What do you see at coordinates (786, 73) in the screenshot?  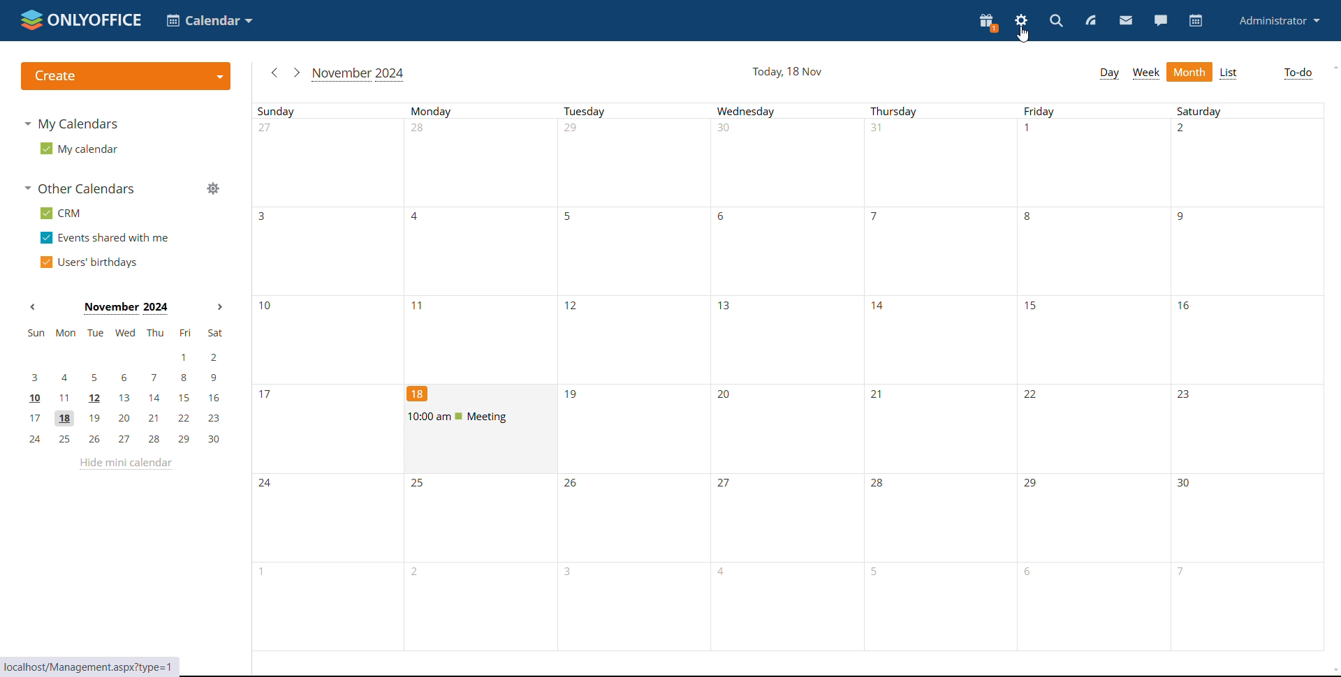 I see `current date` at bounding box center [786, 73].